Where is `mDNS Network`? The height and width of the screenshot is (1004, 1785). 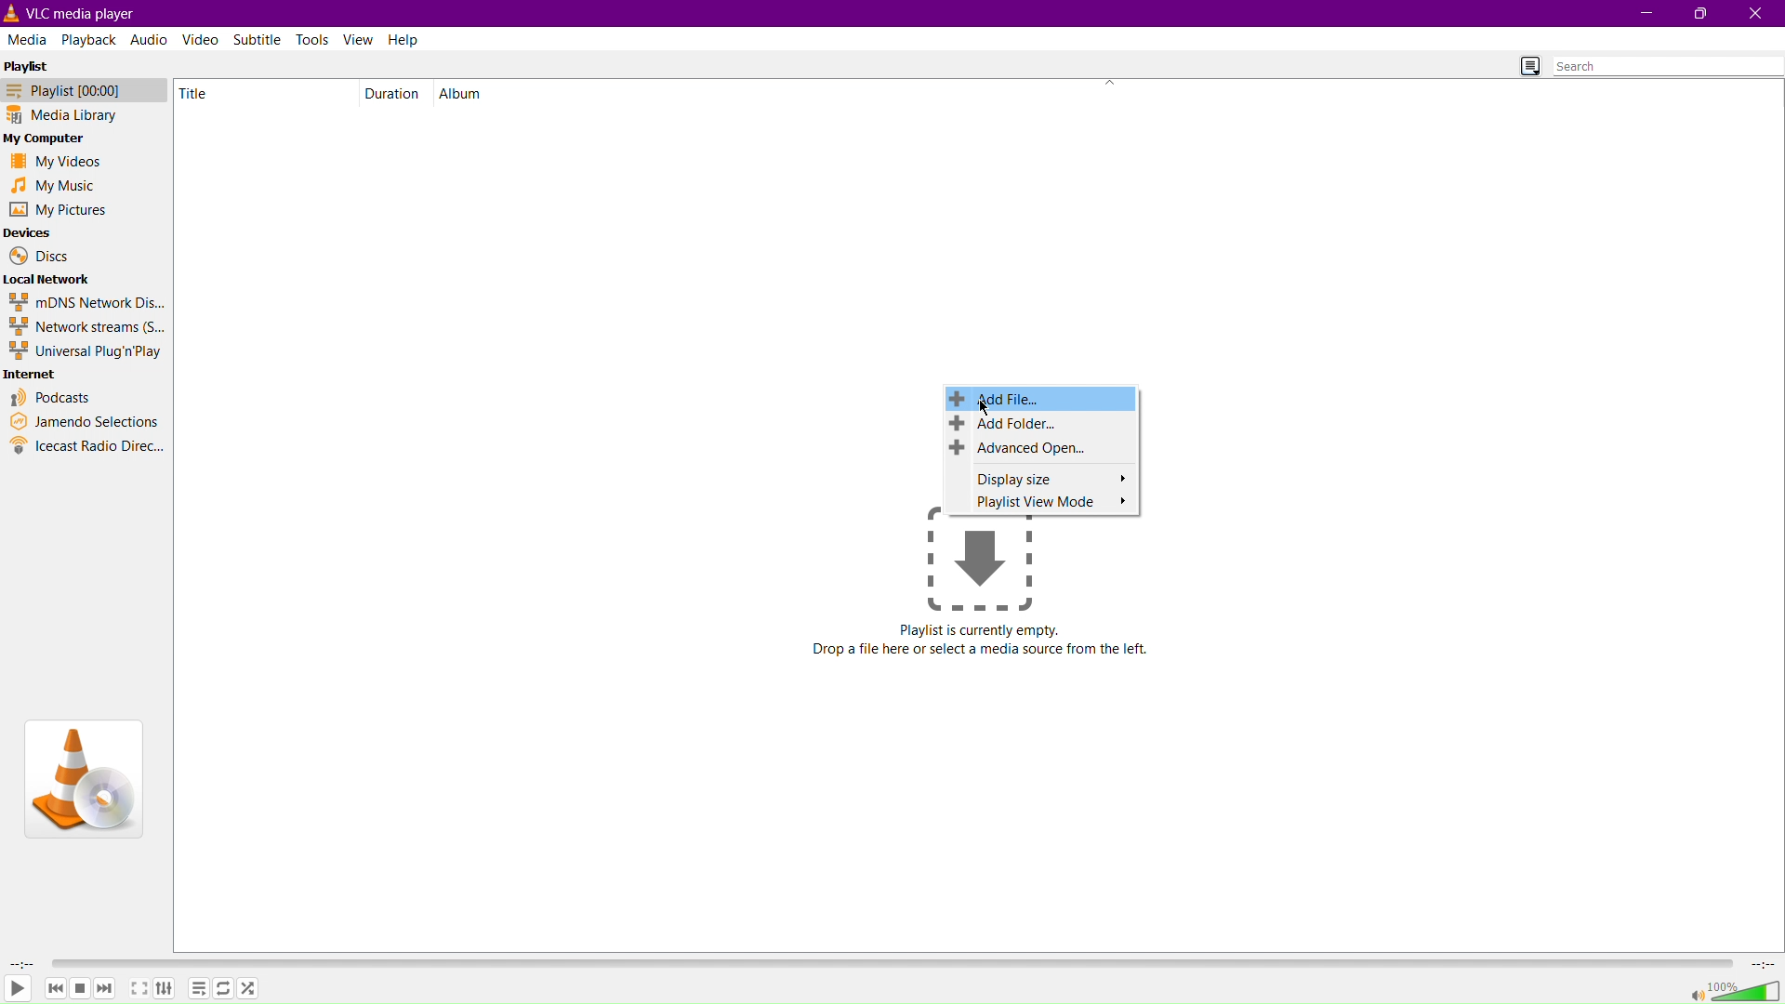 mDNS Network is located at coordinates (85, 301).